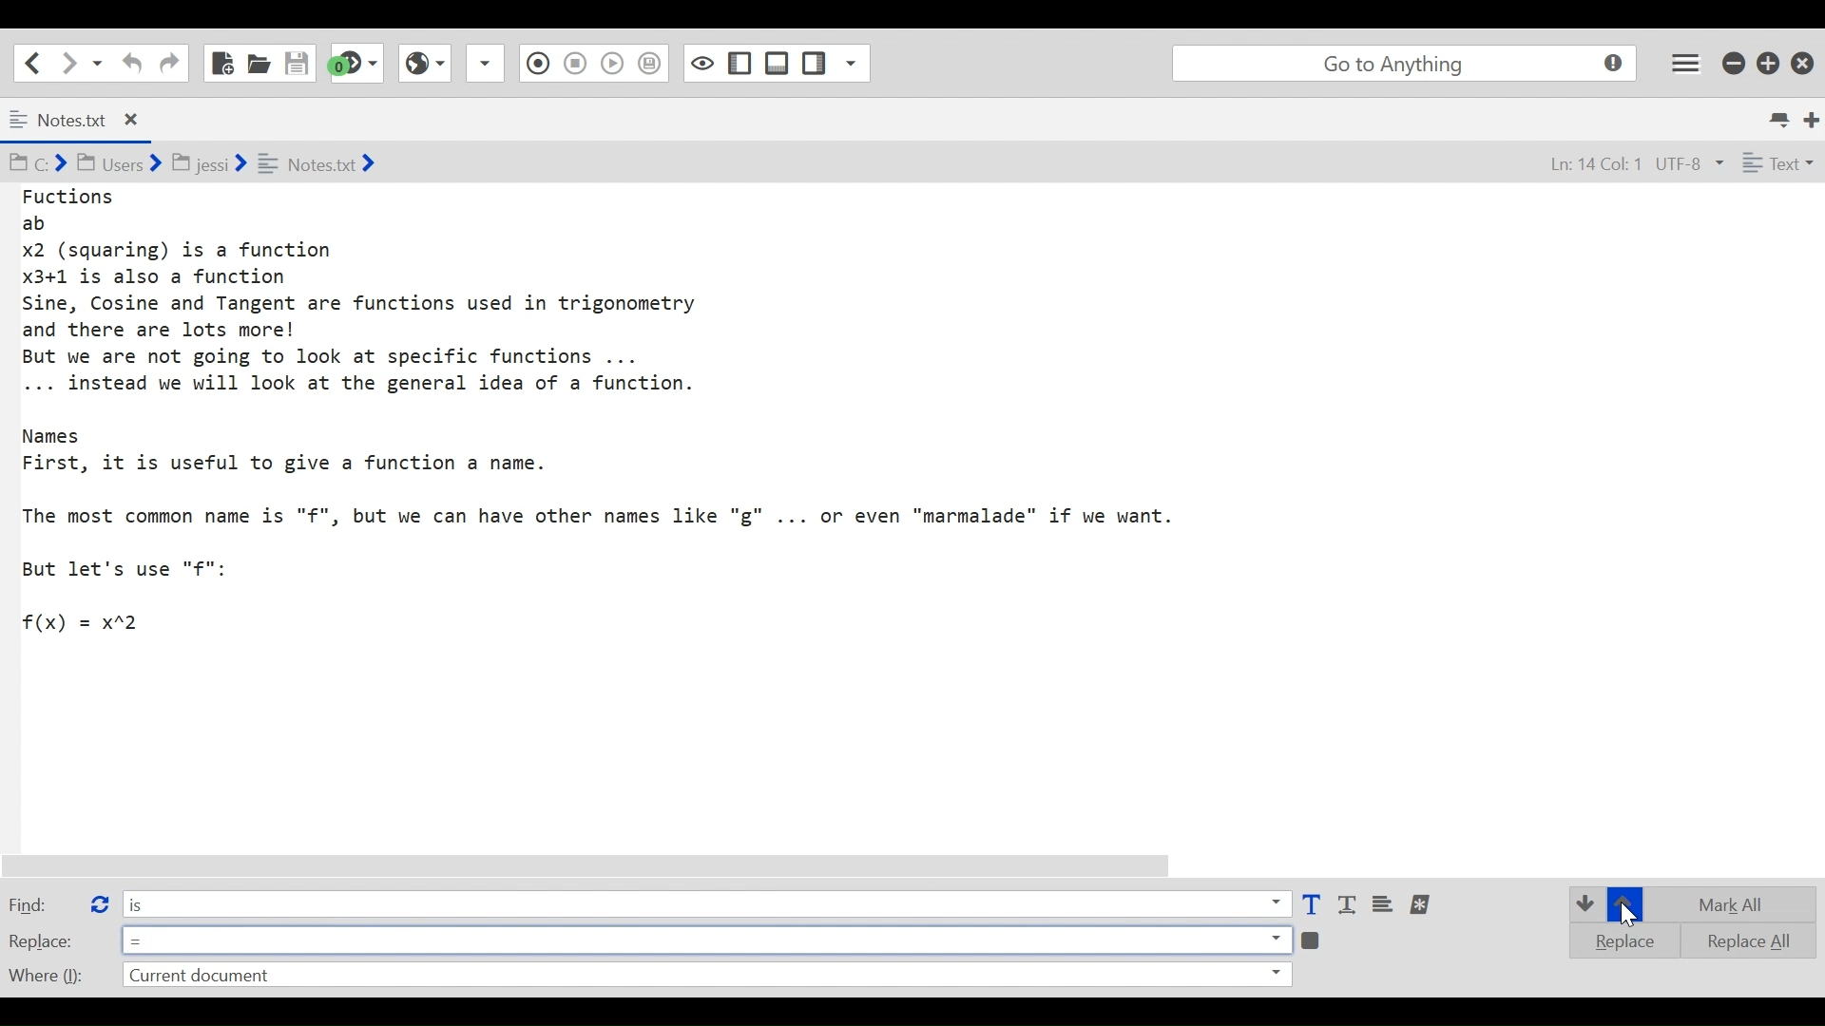  I want to click on Go back one location, so click(28, 62).